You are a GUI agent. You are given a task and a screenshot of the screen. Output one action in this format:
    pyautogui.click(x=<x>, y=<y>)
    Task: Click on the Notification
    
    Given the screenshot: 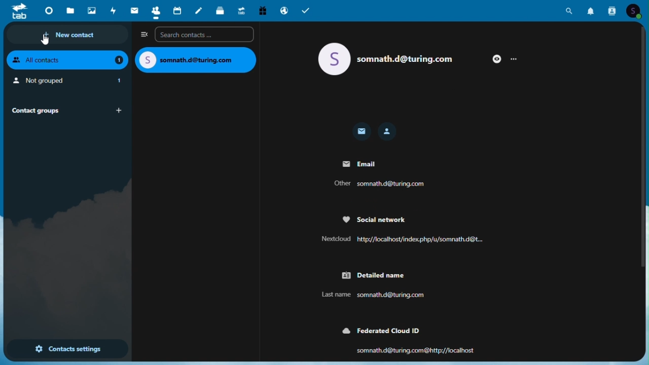 What is the action you would take?
    pyautogui.click(x=591, y=12)
    